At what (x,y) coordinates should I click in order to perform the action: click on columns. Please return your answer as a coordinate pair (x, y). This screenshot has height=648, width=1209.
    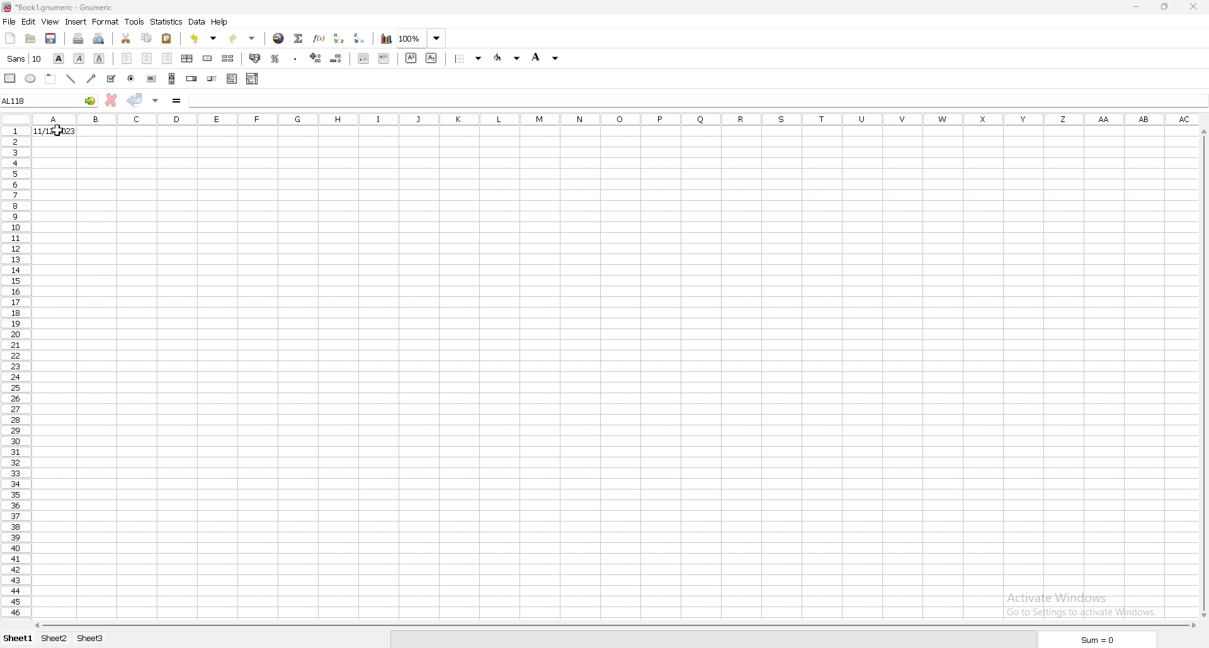
    Looking at the image, I should click on (617, 118).